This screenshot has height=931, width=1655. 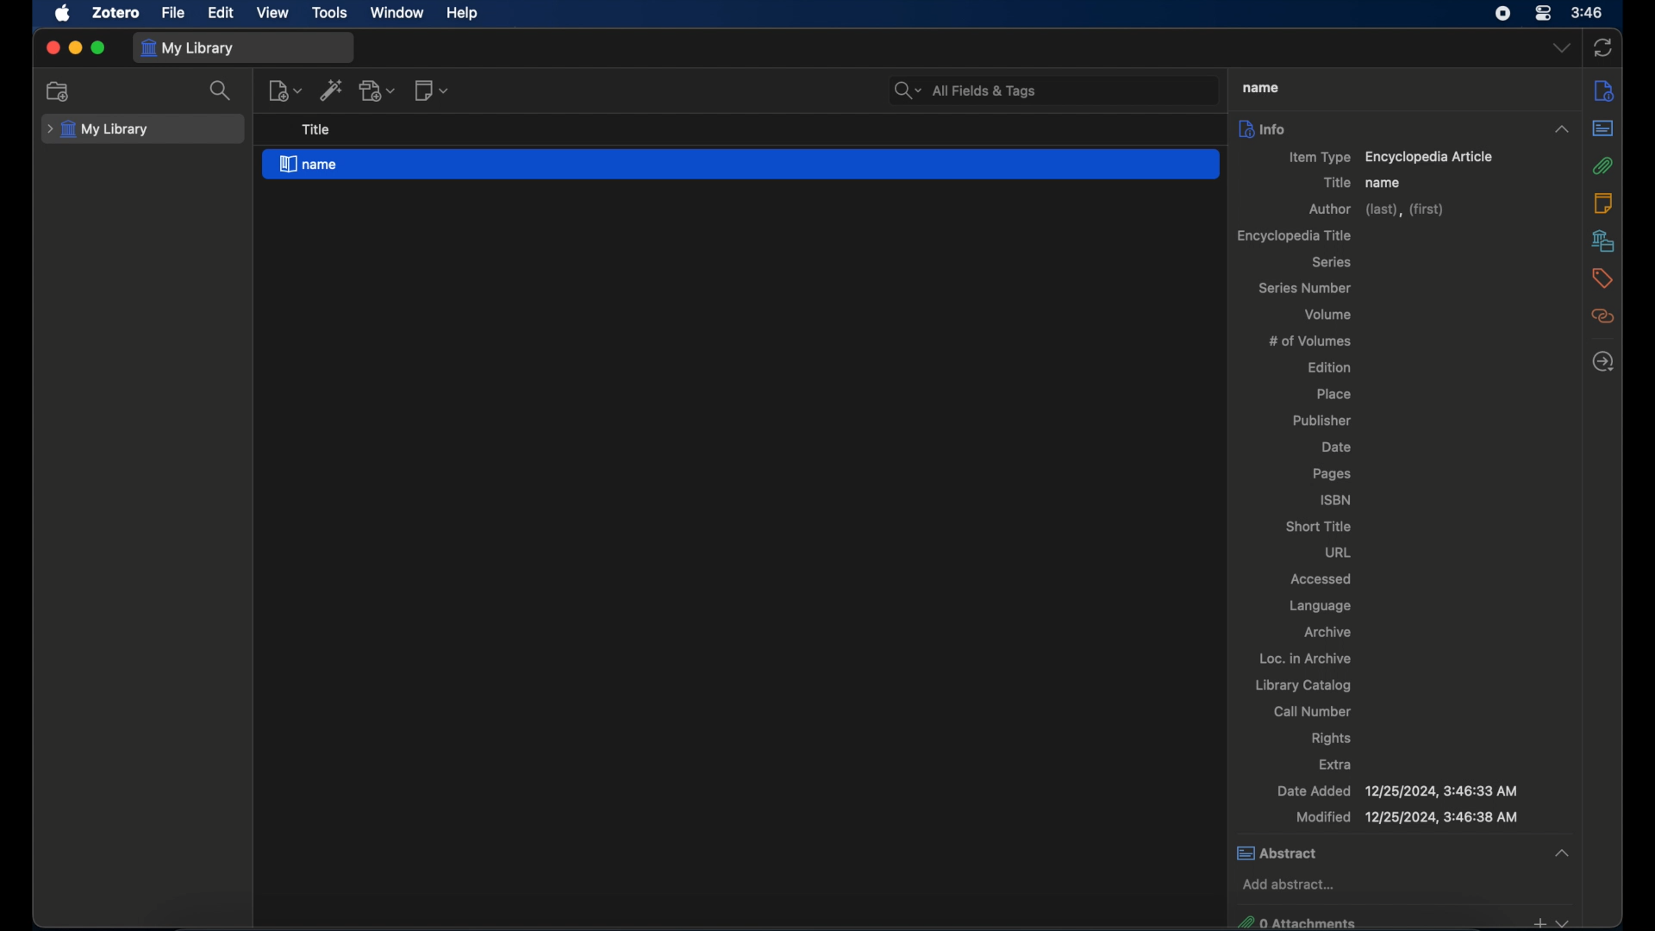 What do you see at coordinates (330, 13) in the screenshot?
I see `tools` at bounding box center [330, 13].